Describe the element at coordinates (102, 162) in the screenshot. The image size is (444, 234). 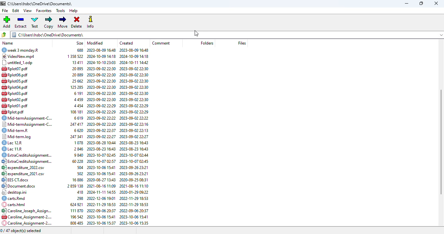
I see `2023-10-07 02:57` at that location.